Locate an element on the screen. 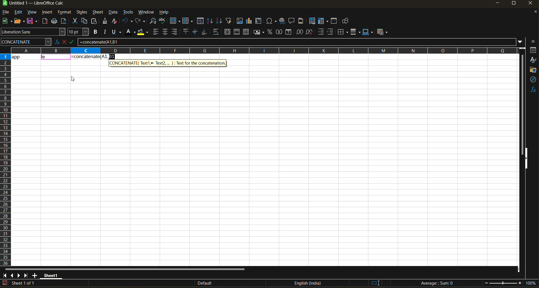 This screenshot has width=539, height=288. increase indent is located at coordinates (321, 32).